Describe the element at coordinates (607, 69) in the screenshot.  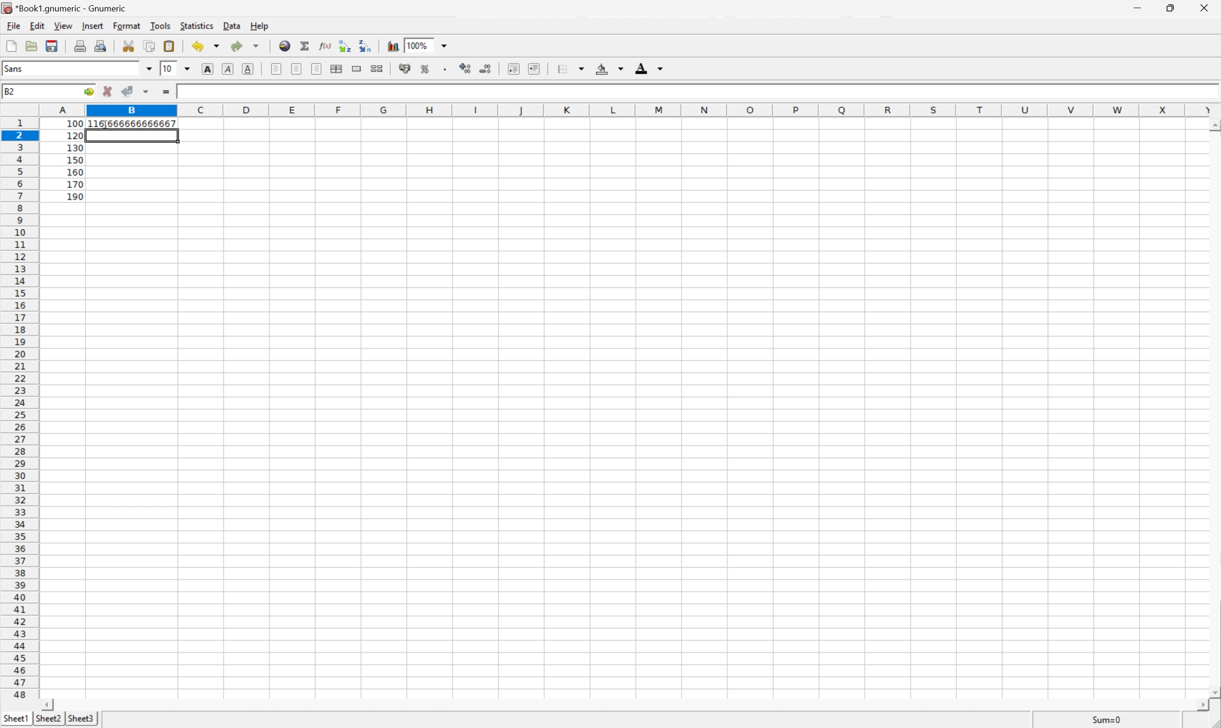
I see `Background` at that location.